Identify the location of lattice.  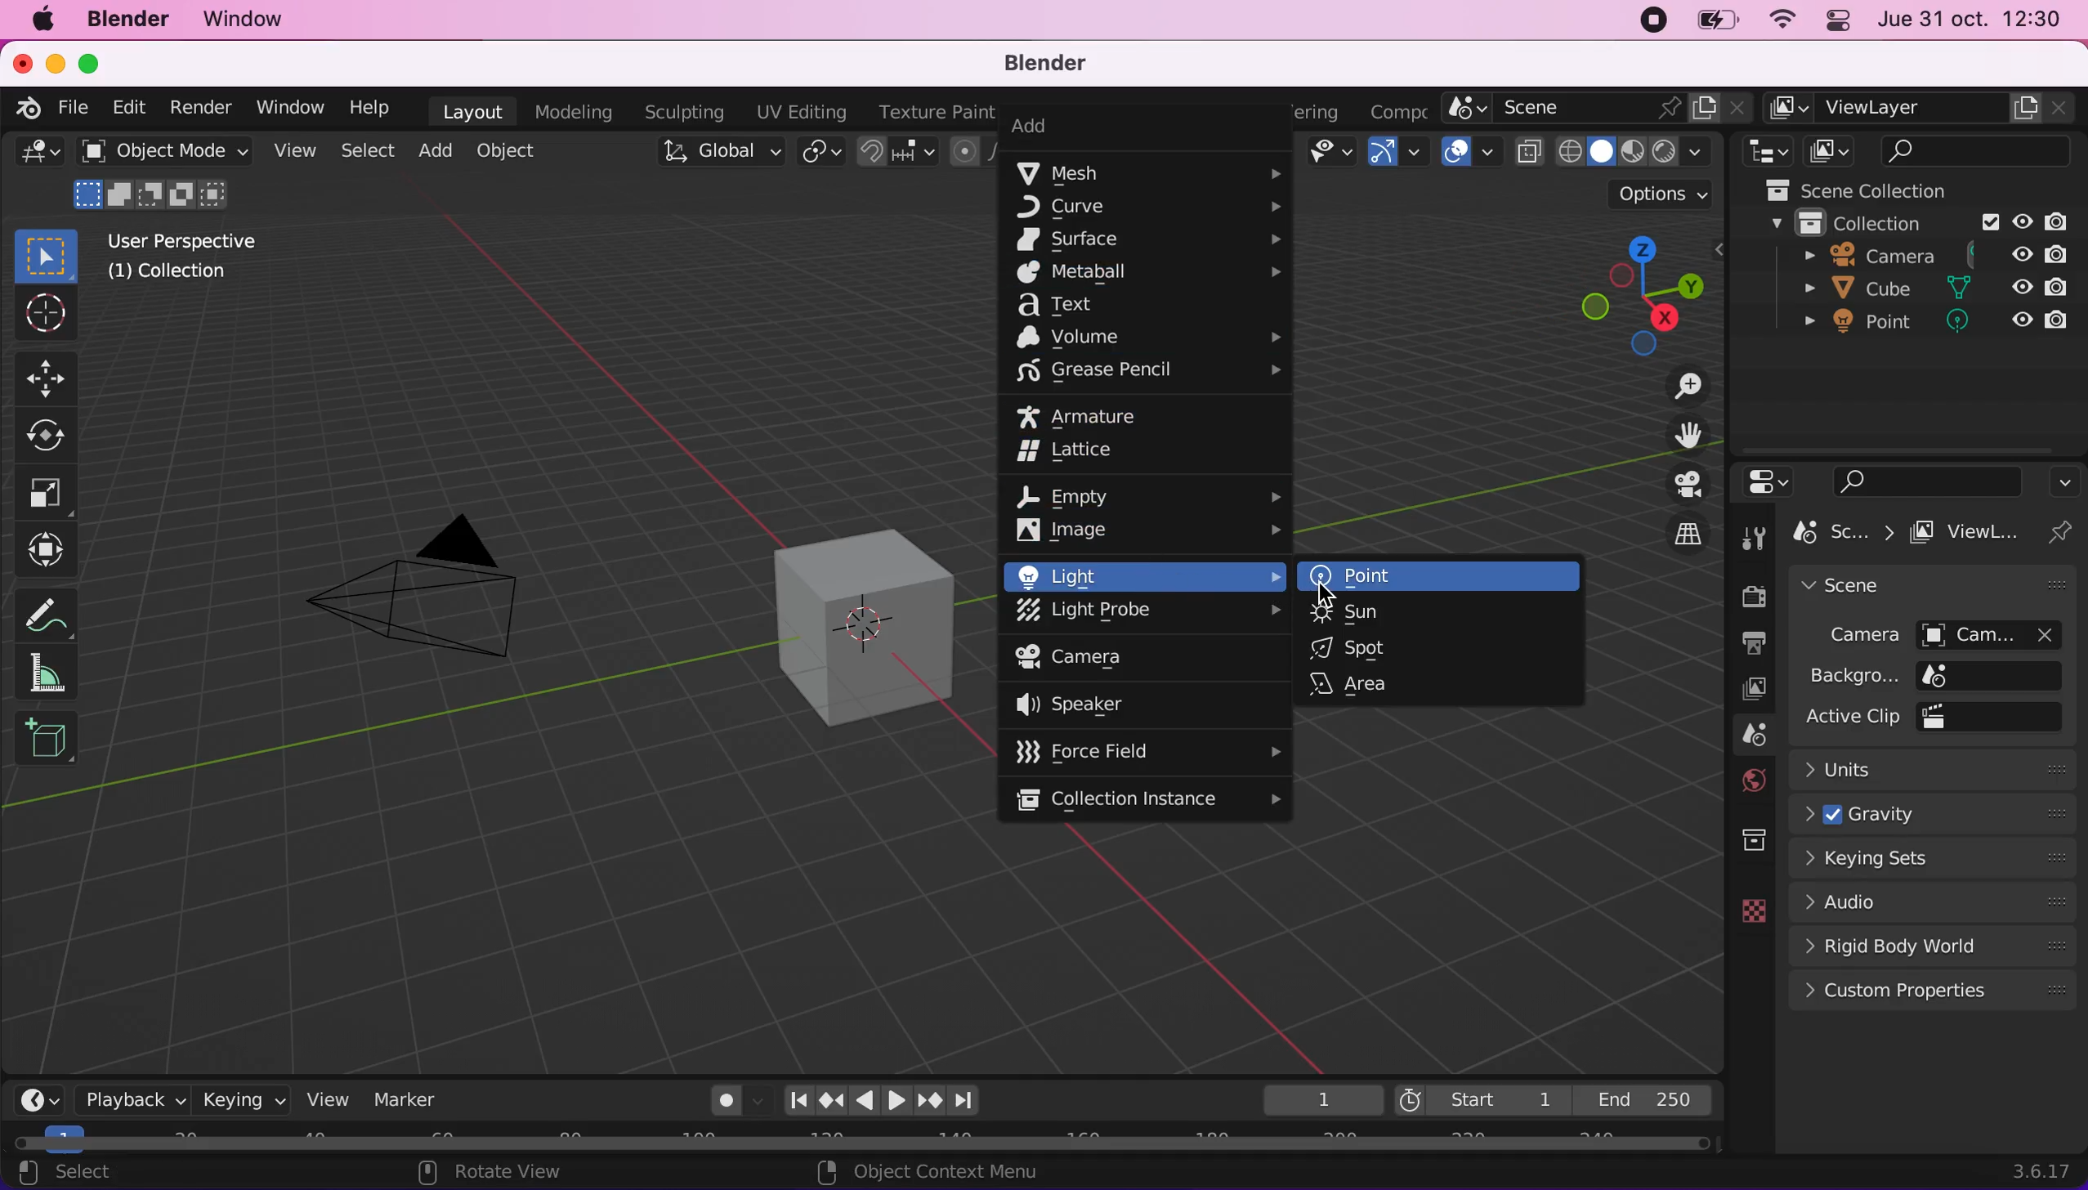
(1105, 451).